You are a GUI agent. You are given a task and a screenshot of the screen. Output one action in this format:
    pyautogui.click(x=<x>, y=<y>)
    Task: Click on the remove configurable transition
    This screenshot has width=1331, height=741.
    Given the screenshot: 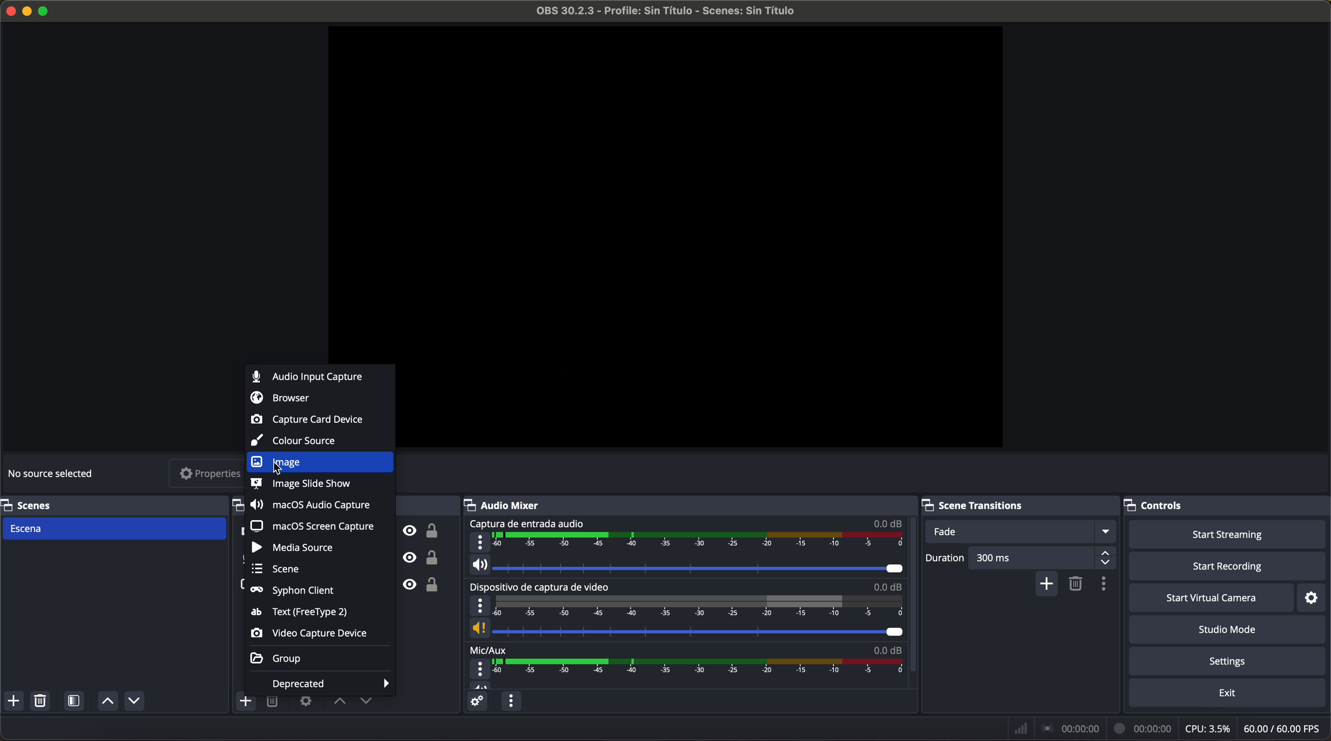 What is the action you would take?
    pyautogui.click(x=1077, y=585)
    